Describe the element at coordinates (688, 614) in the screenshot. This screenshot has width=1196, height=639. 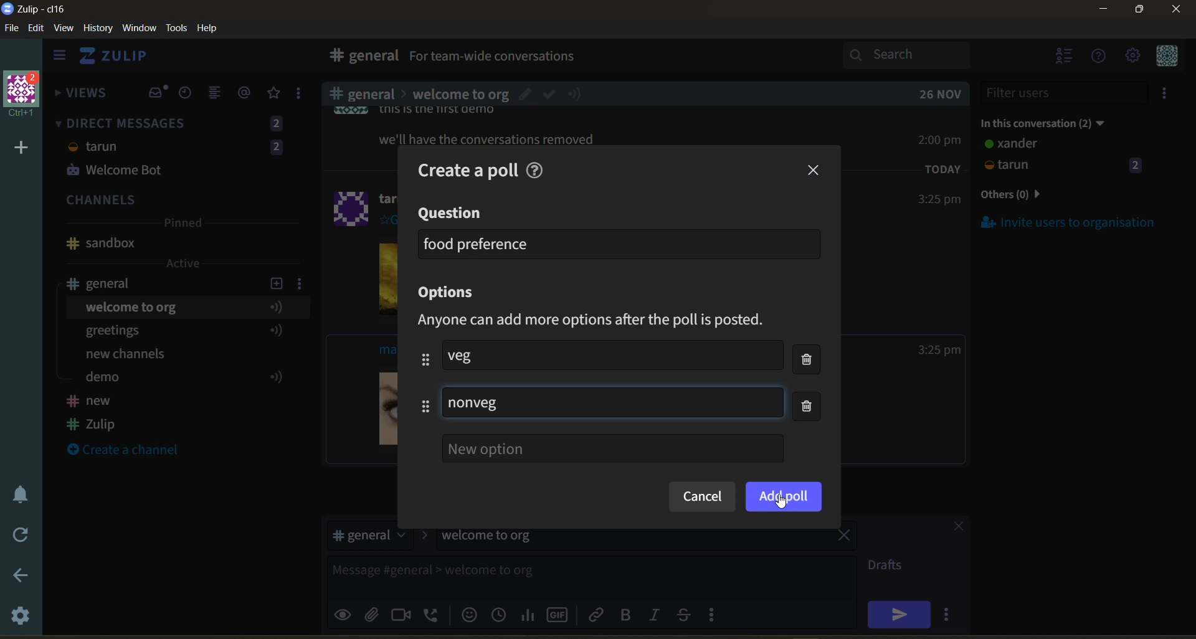
I see `strikethrough` at that location.